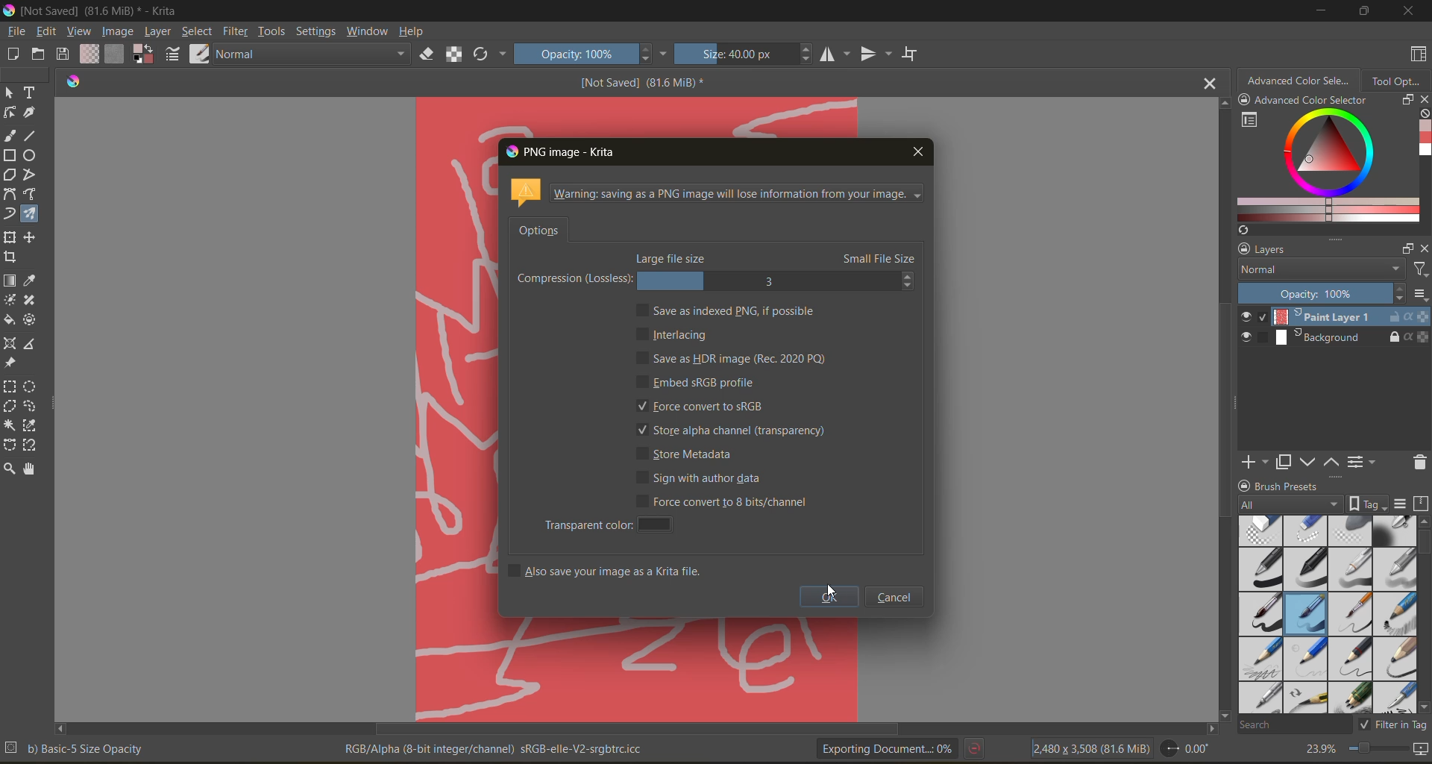 The image size is (1432, 764). What do you see at coordinates (487, 54) in the screenshot?
I see `reload original preset` at bounding box center [487, 54].